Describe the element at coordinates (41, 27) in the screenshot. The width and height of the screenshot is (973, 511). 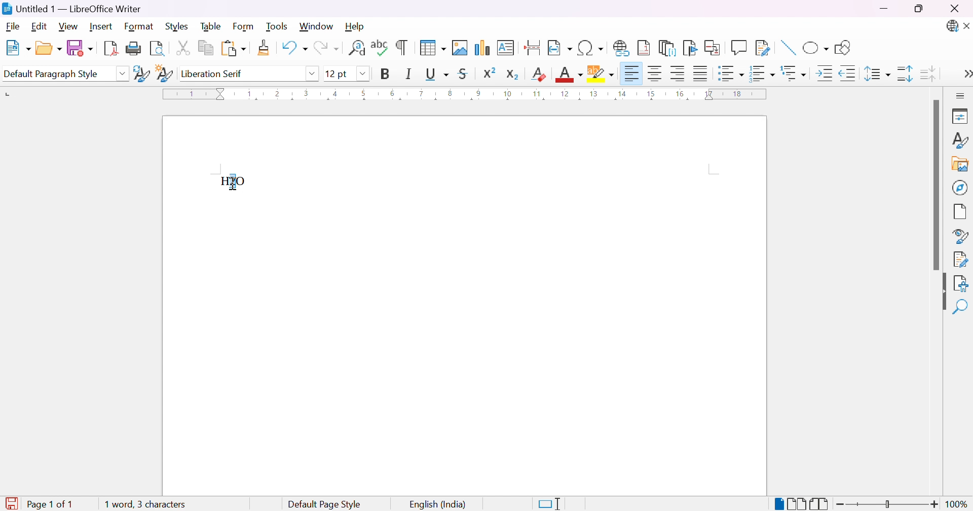
I see `Edit` at that location.